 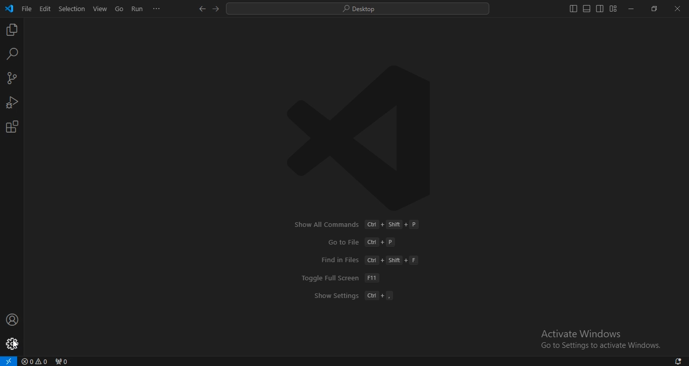 I want to click on text, so click(x=357, y=224).